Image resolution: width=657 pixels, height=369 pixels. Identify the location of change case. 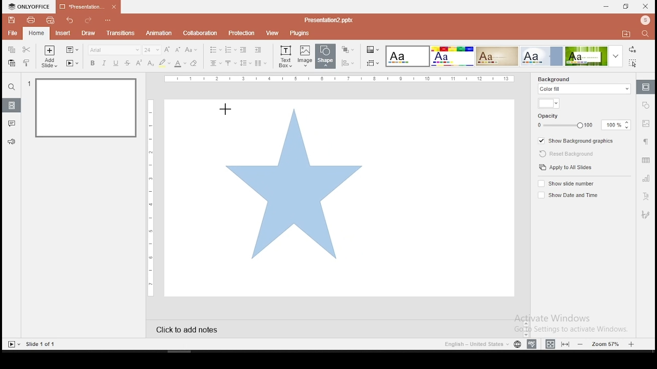
(191, 49).